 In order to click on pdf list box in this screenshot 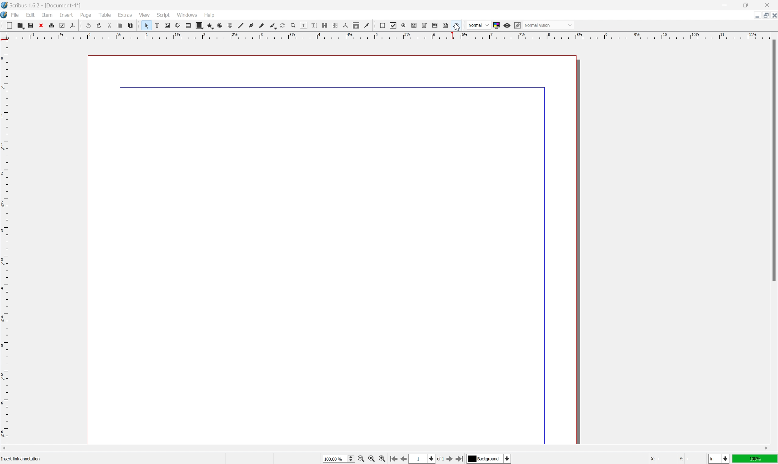, I will do `click(436, 25)`.